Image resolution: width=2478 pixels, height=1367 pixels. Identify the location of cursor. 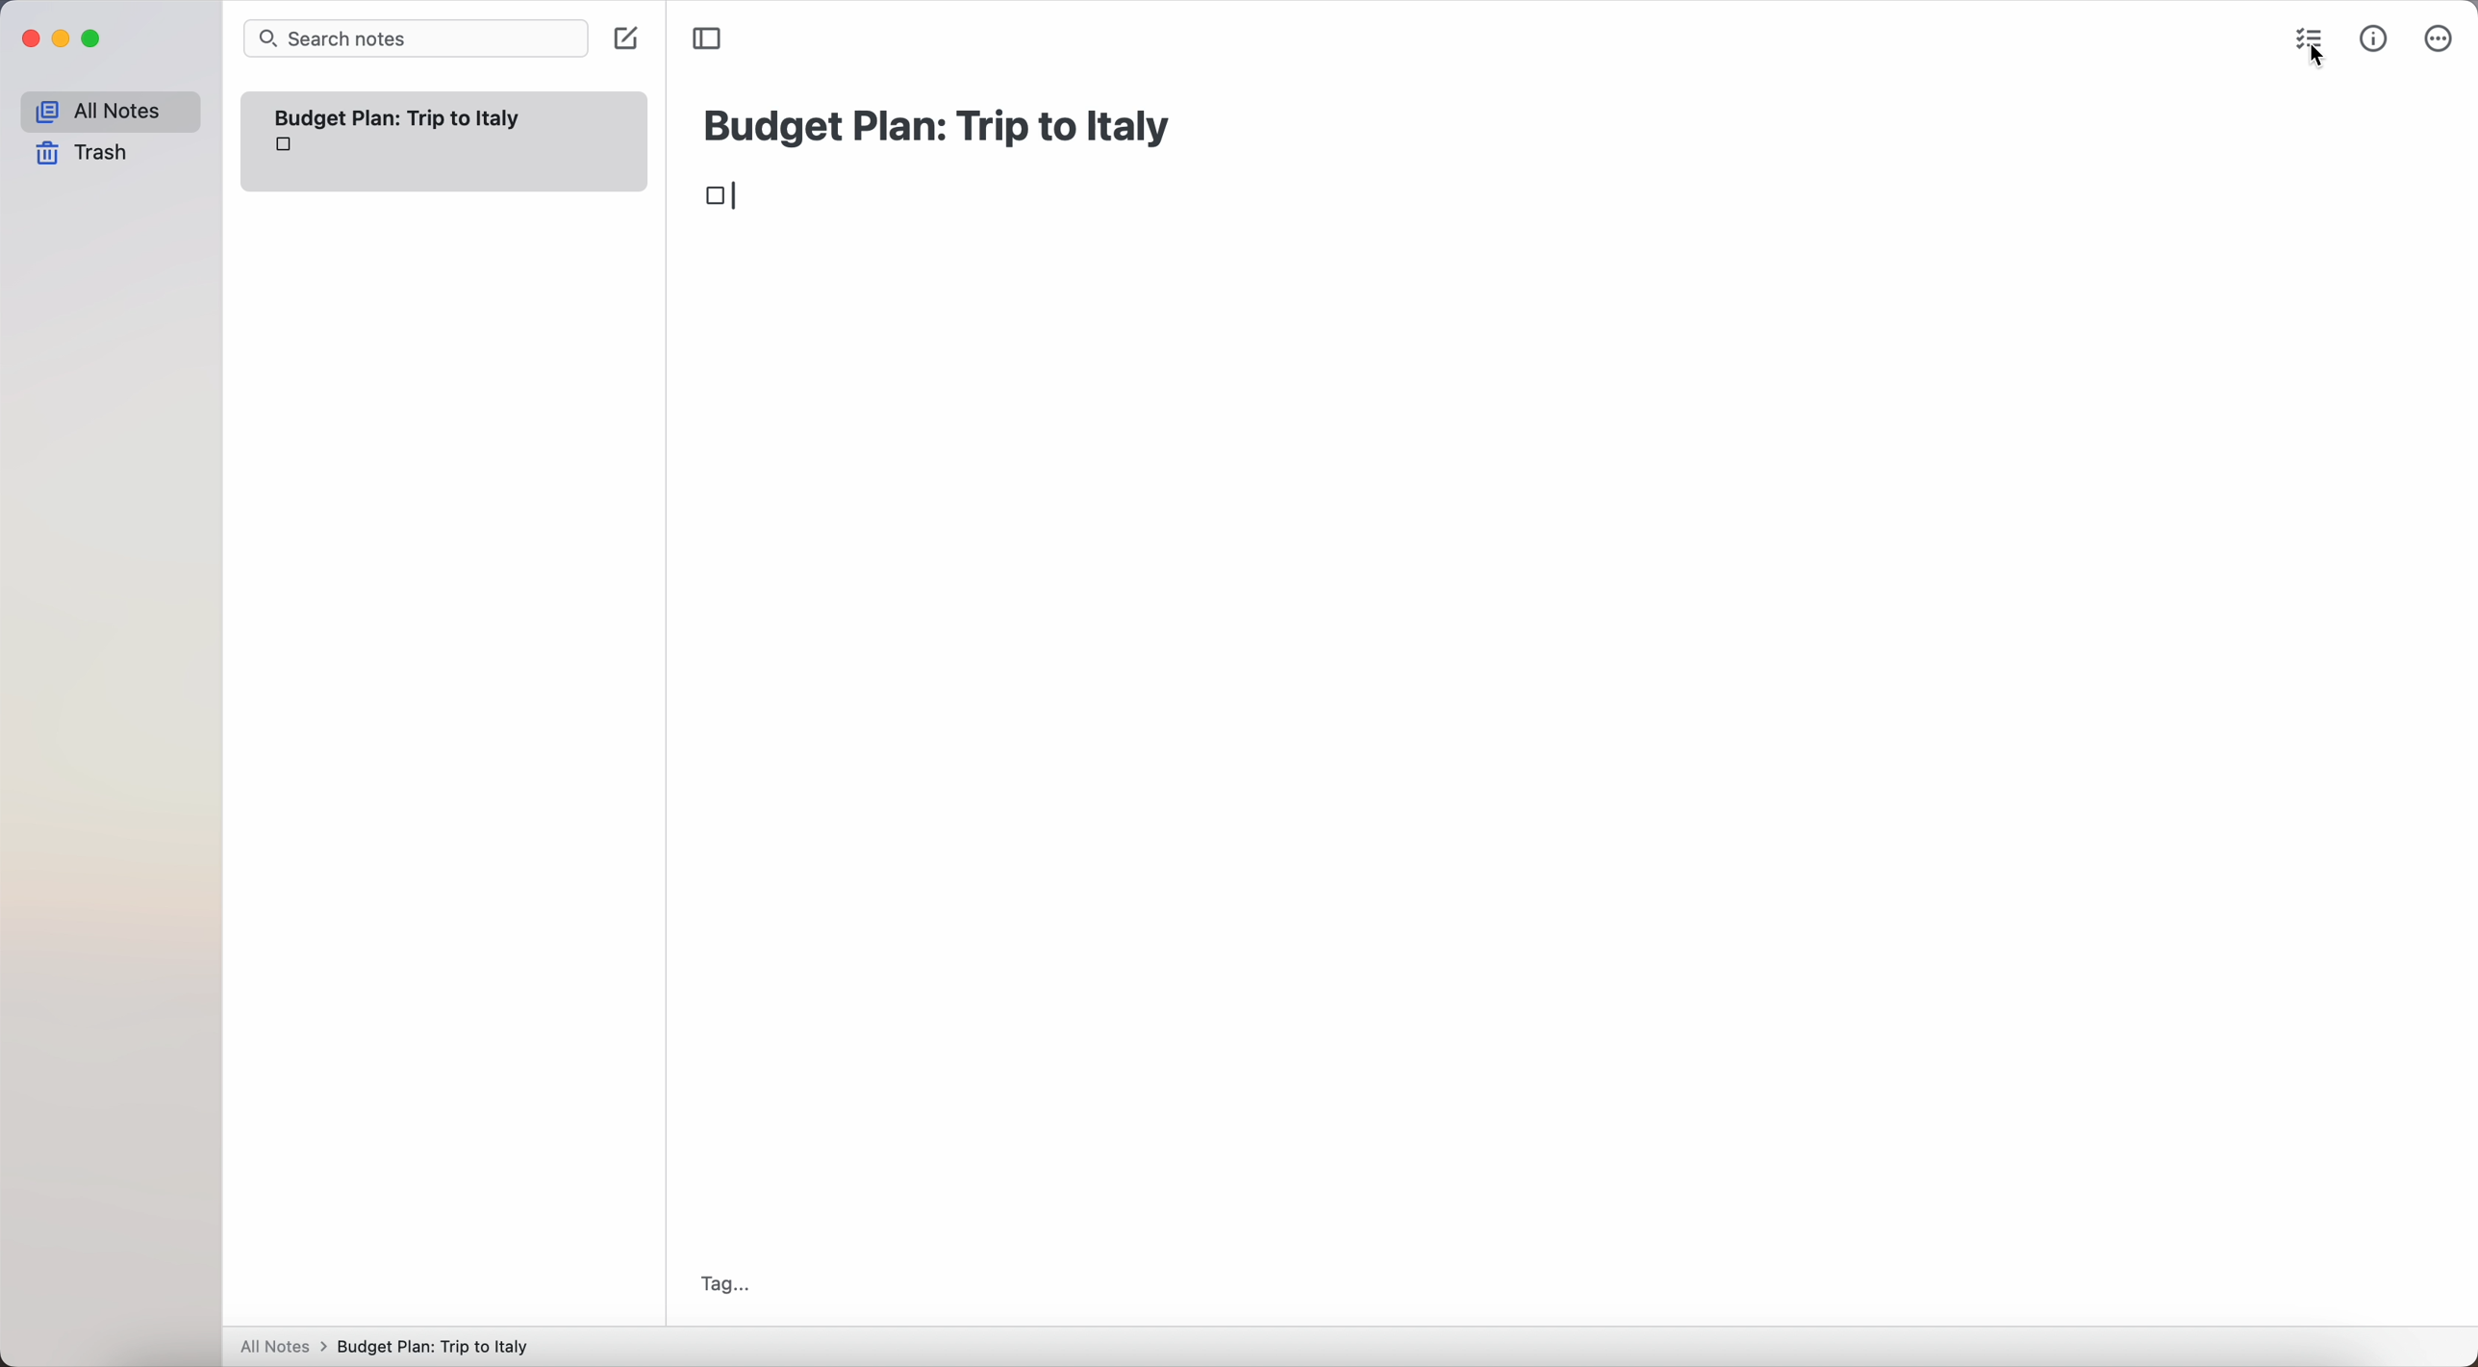
(2315, 60).